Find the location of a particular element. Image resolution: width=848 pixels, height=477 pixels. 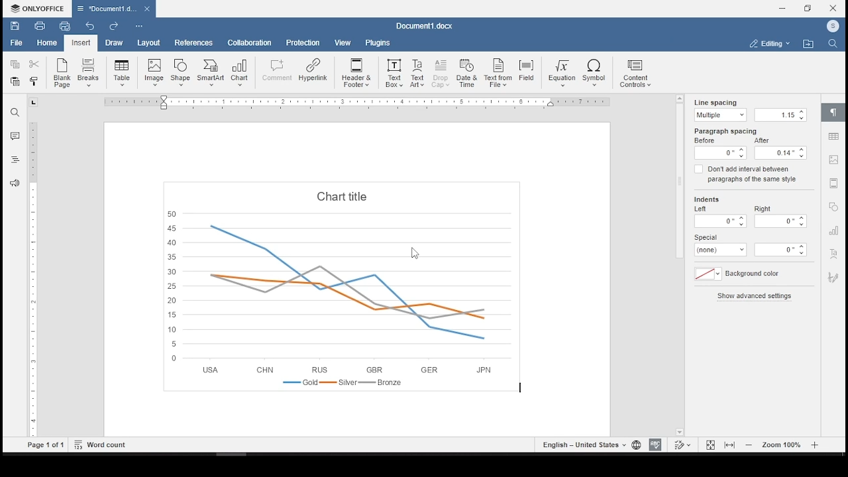

paste is located at coordinates (16, 82).